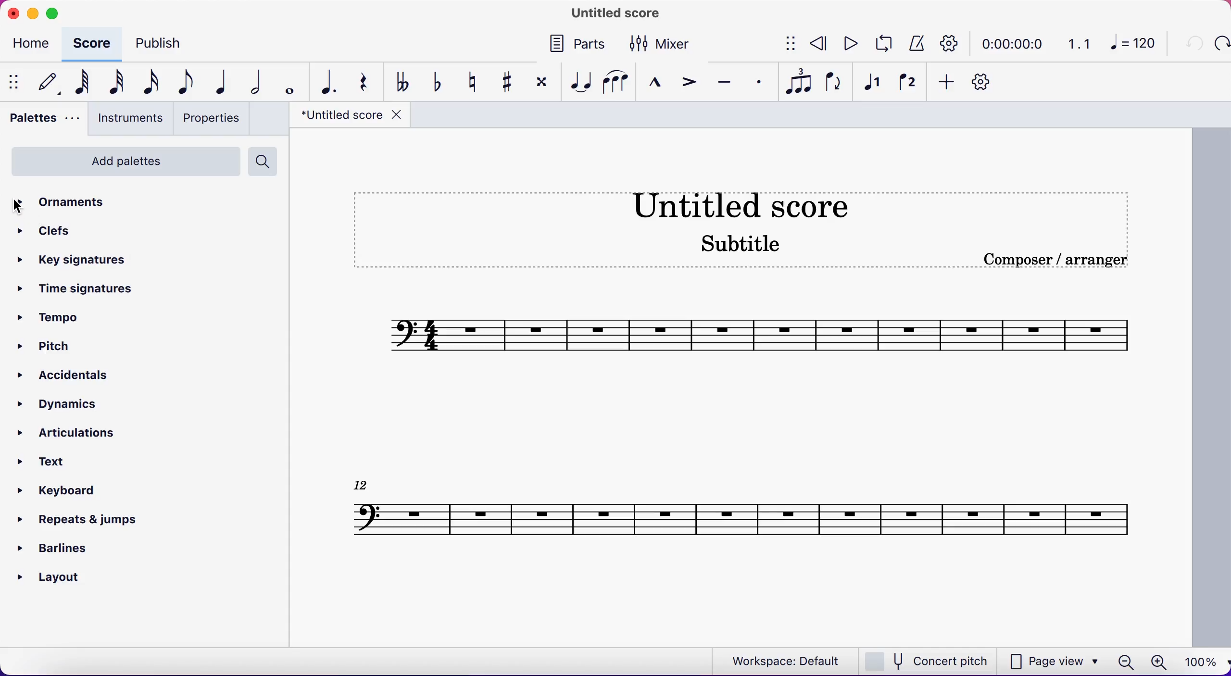 This screenshot has width=1231, height=676. What do you see at coordinates (13, 83) in the screenshot?
I see `show/hide` at bounding box center [13, 83].